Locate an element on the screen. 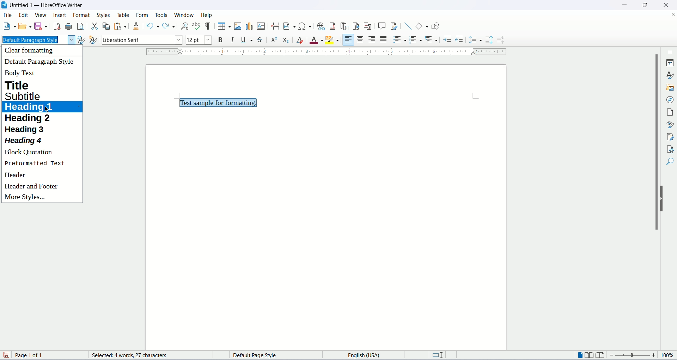  page is located at coordinates (671, 112).